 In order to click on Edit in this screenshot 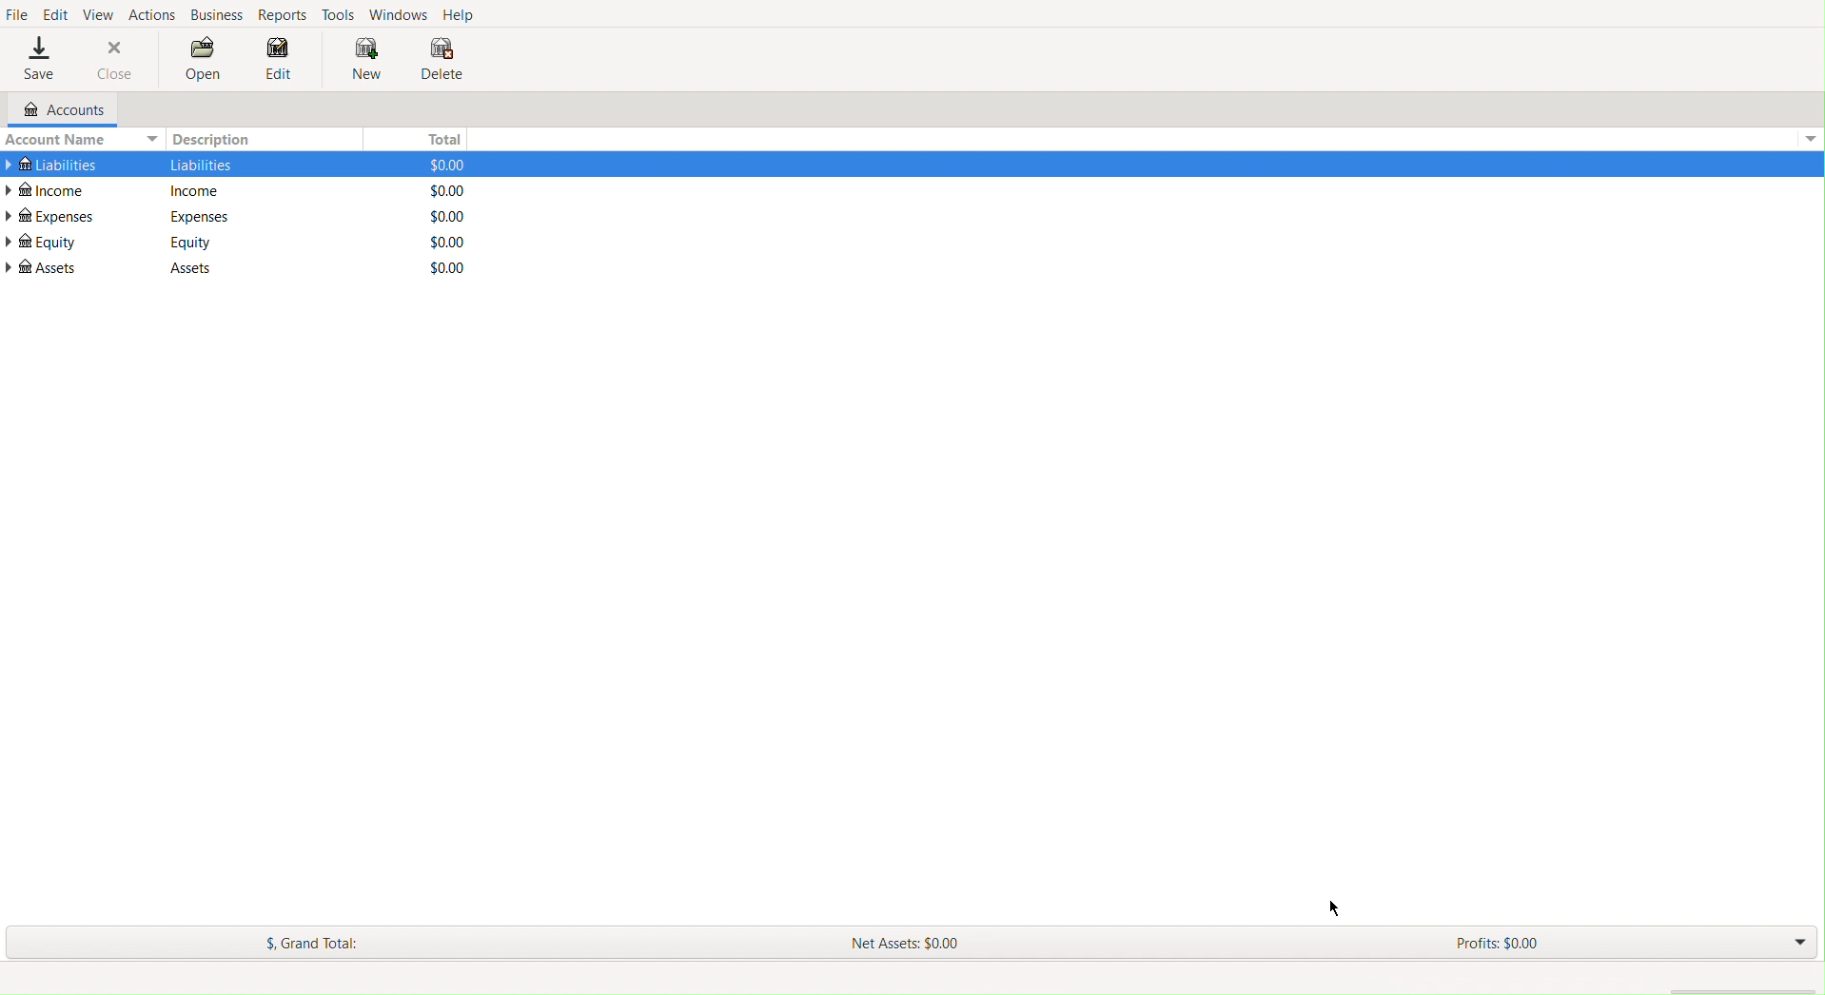, I will do `click(55, 12)`.